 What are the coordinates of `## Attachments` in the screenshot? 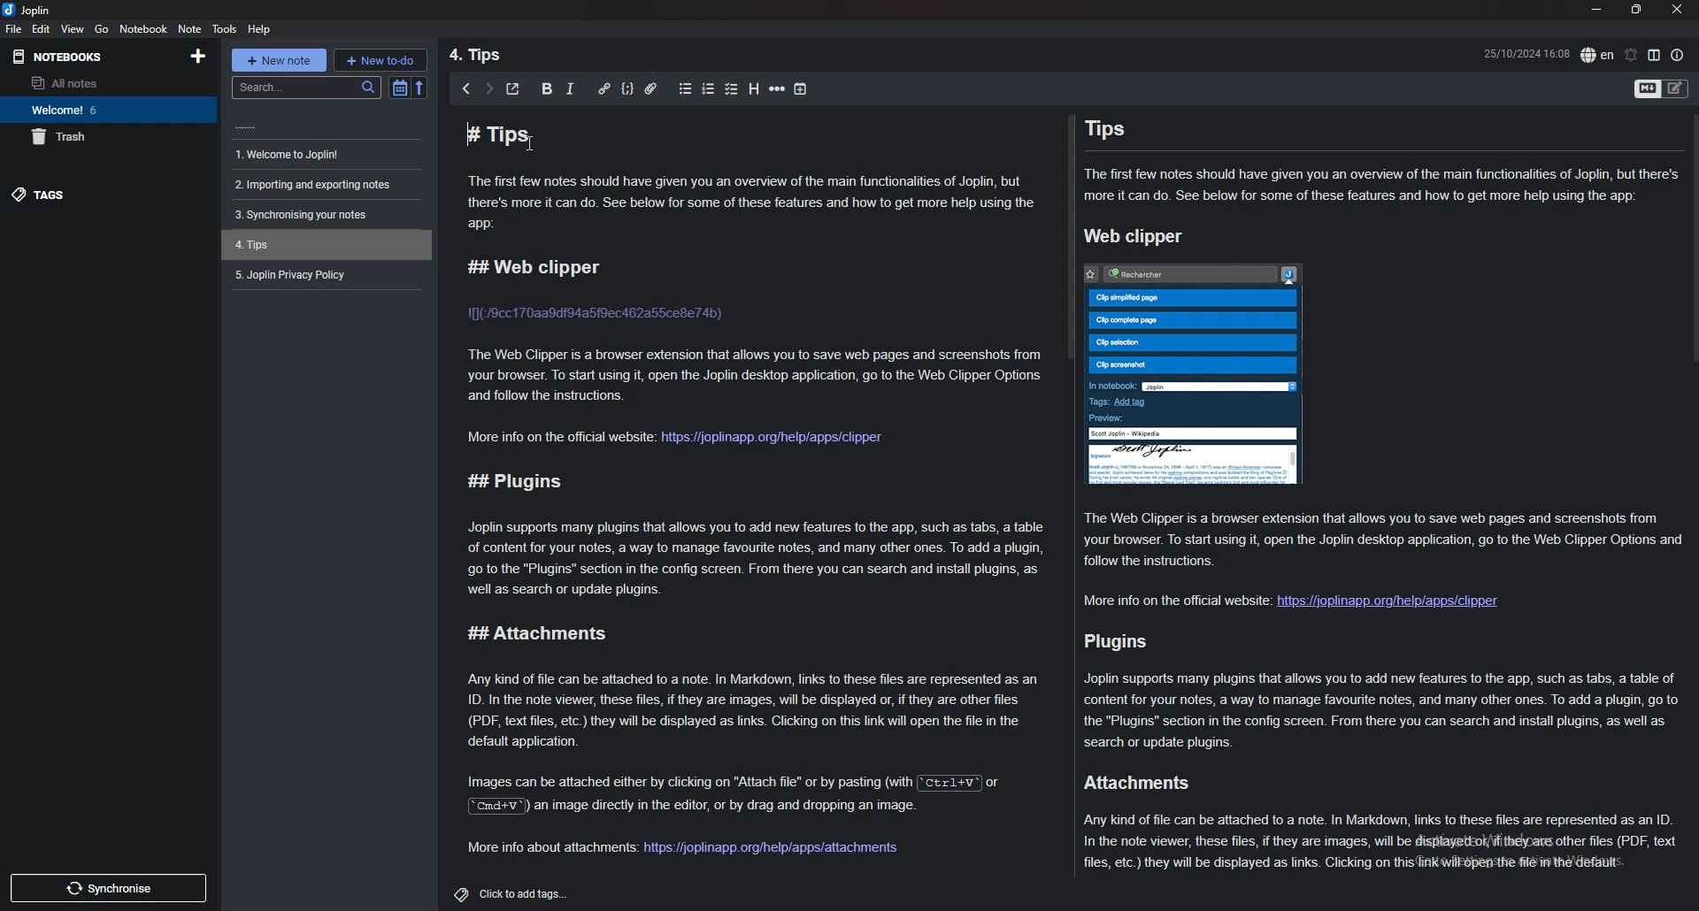 It's located at (532, 634).